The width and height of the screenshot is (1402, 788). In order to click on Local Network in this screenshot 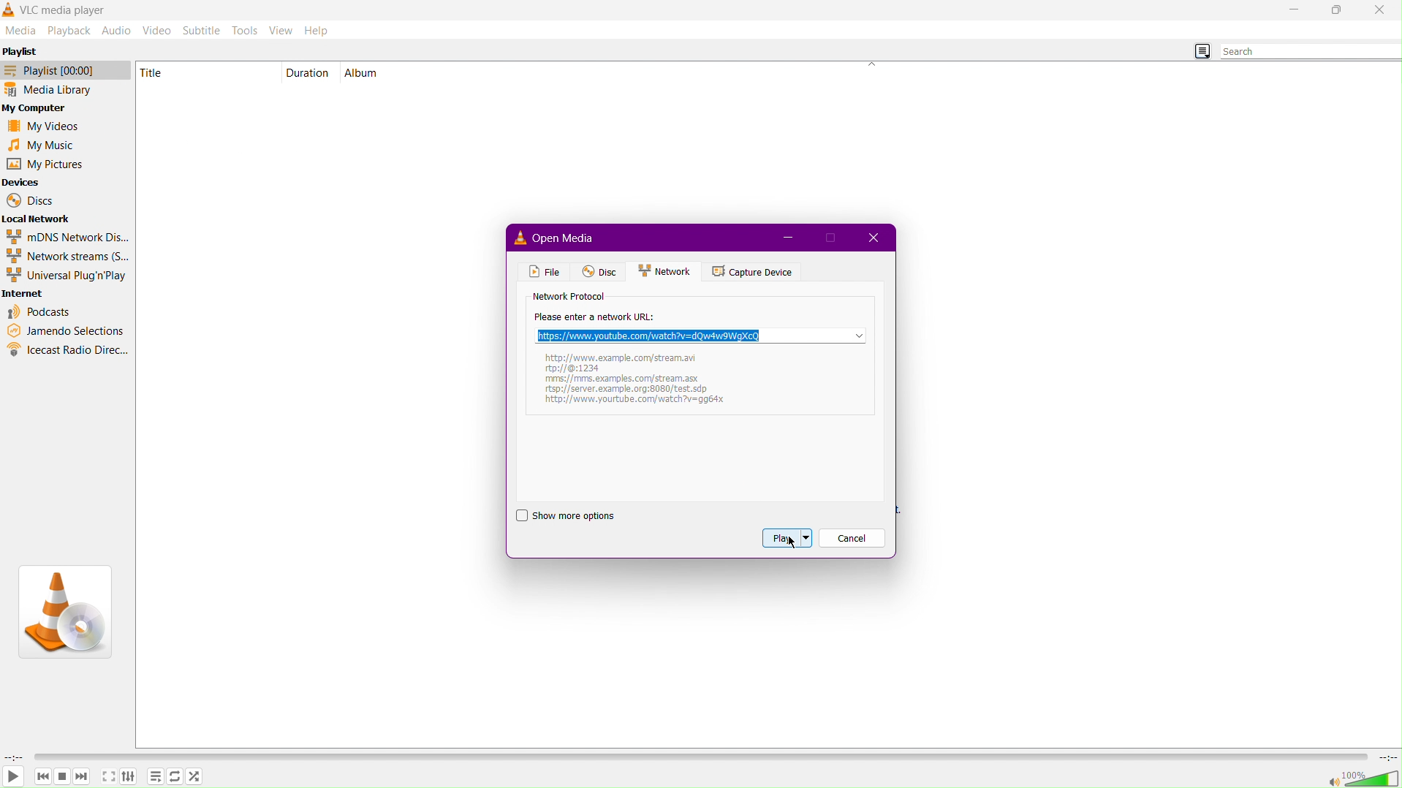, I will do `click(40, 219)`.